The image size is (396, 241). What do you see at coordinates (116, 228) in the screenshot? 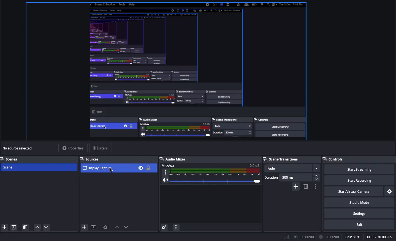
I see `move up` at bounding box center [116, 228].